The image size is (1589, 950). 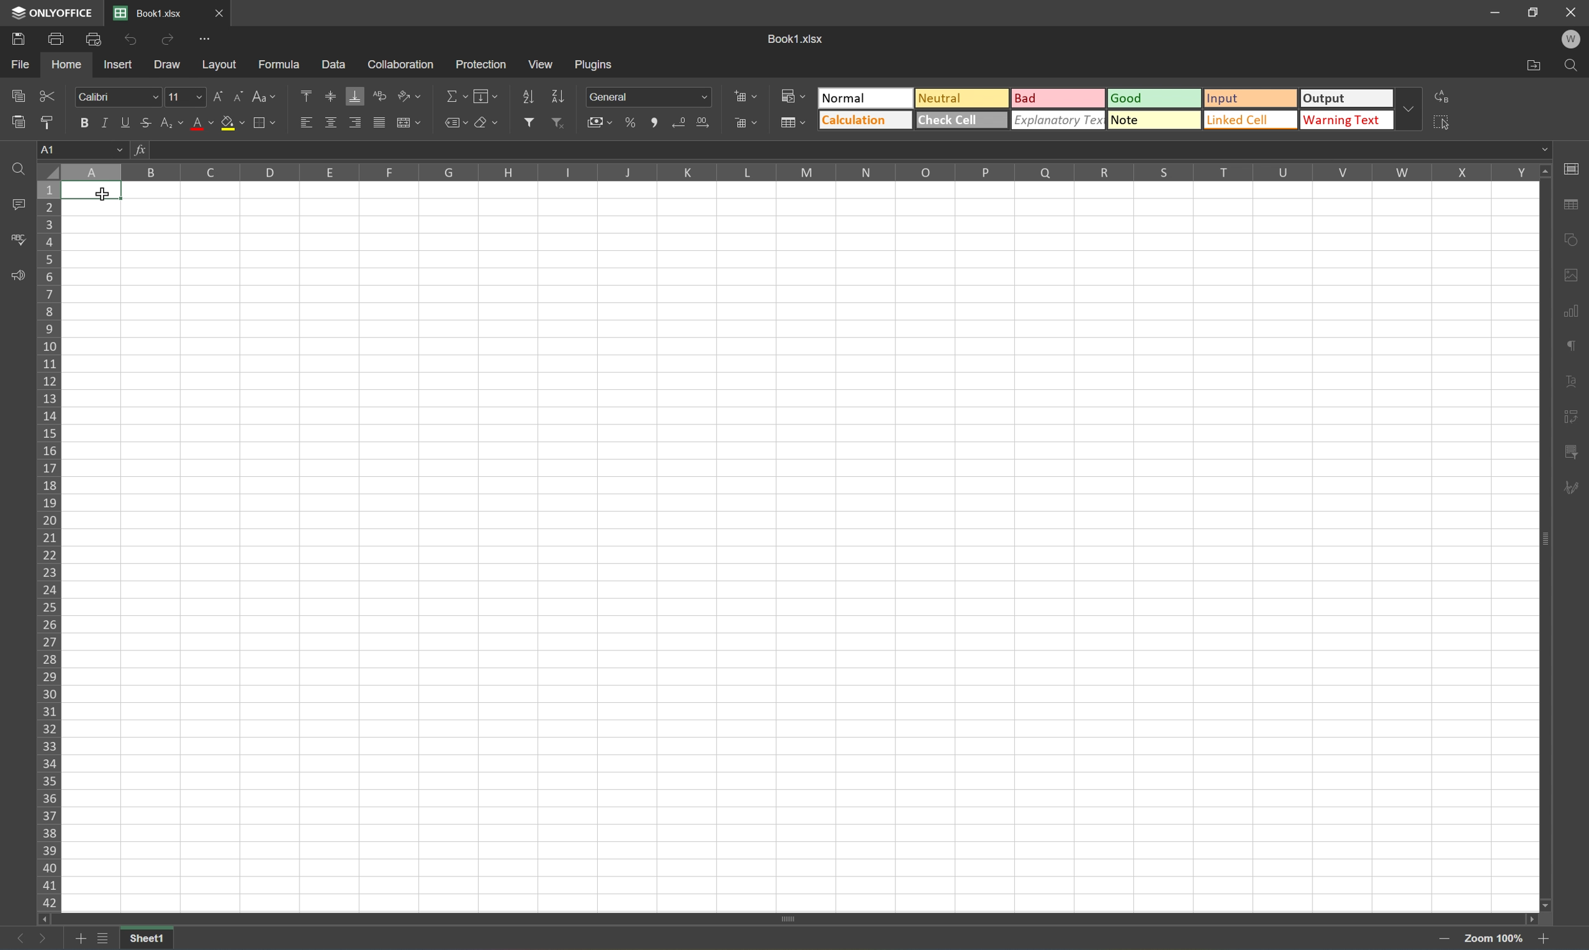 I want to click on Close, so click(x=218, y=12).